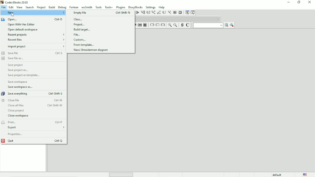 The width and height of the screenshot is (315, 177). I want to click on Break instruction, so click(151, 25).